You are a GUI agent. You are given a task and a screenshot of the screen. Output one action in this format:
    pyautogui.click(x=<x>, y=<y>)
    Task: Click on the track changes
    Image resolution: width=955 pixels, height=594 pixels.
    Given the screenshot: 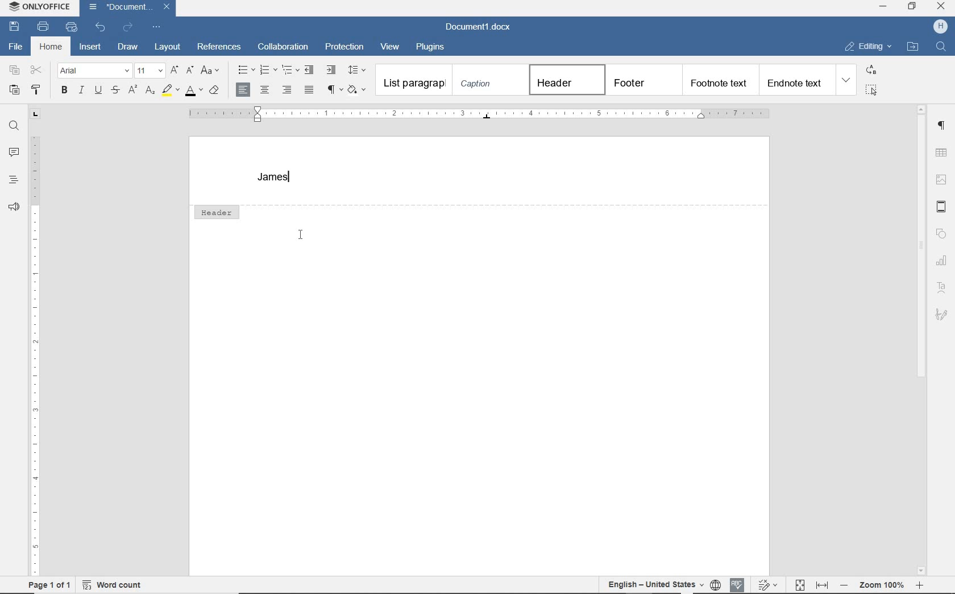 What is the action you would take?
    pyautogui.click(x=767, y=584)
    